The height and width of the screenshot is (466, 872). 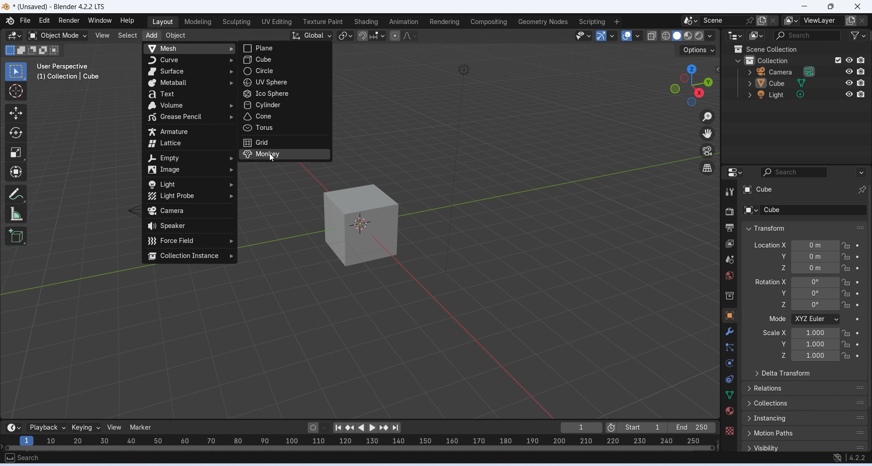 I want to click on Rotate, so click(x=15, y=133).